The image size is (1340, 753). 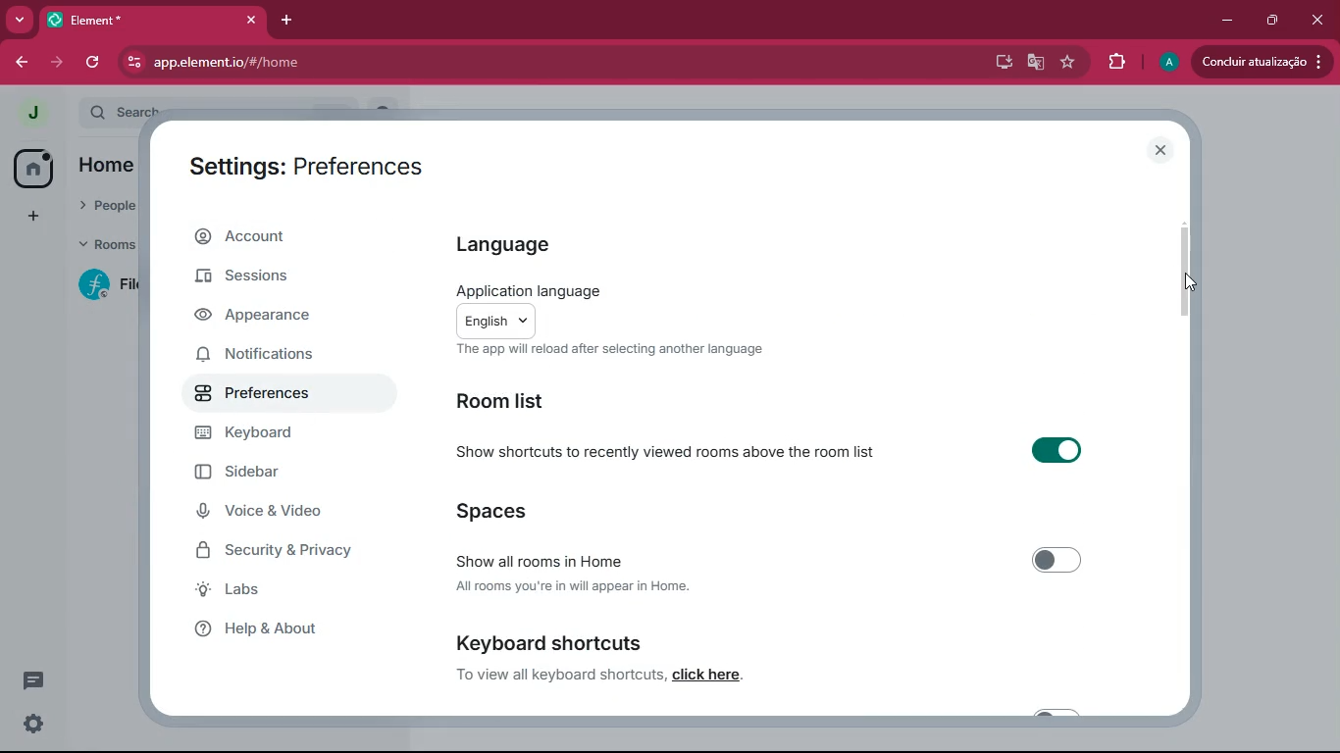 I want to click on add, so click(x=29, y=218).